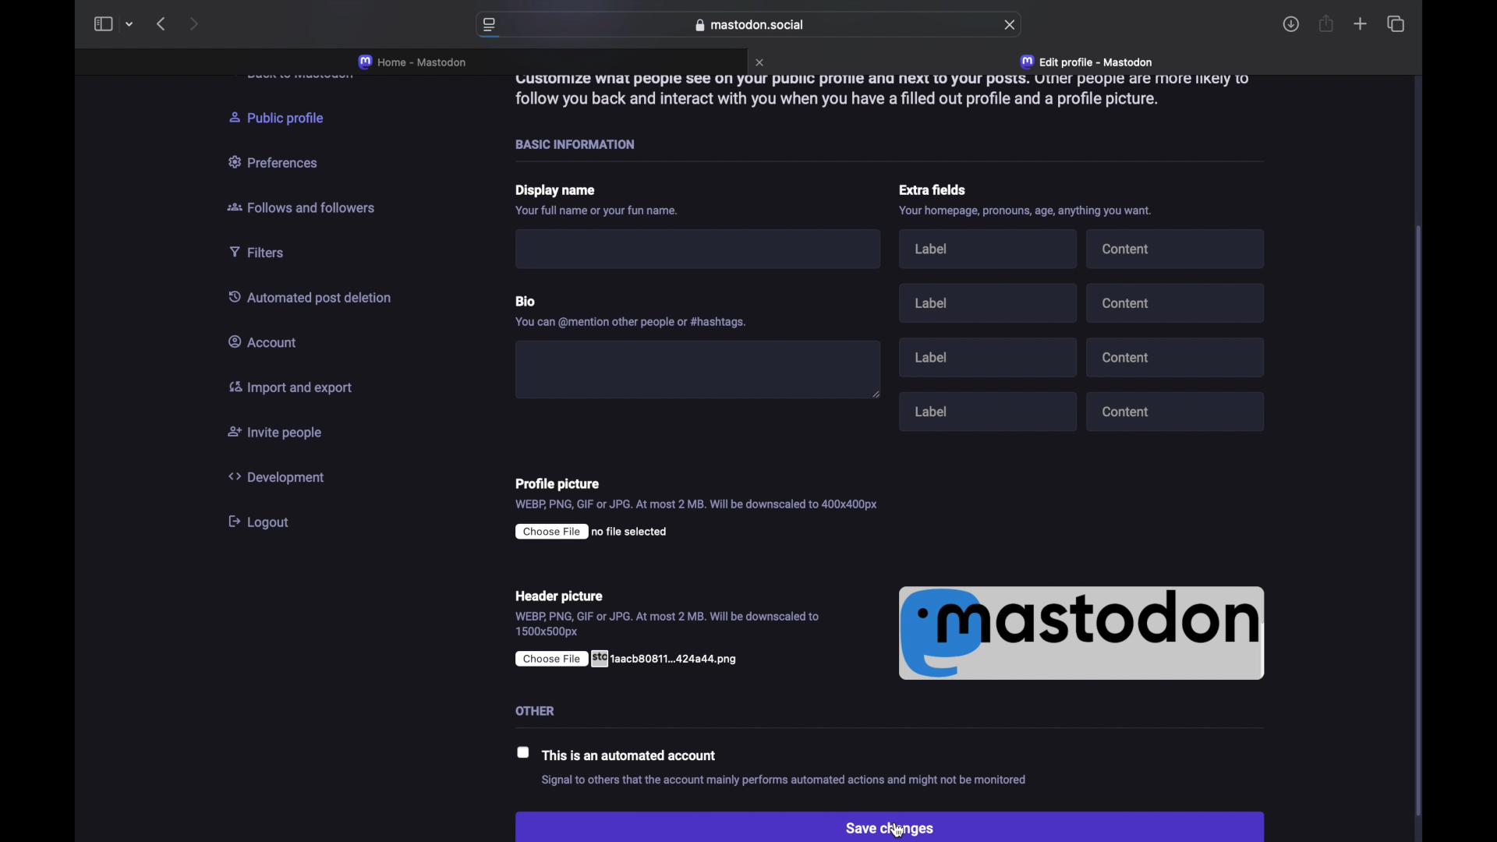 The height and width of the screenshot is (842, 1497). Describe the element at coordinates (992, 359) in the screenshot. I see `label` at that location.